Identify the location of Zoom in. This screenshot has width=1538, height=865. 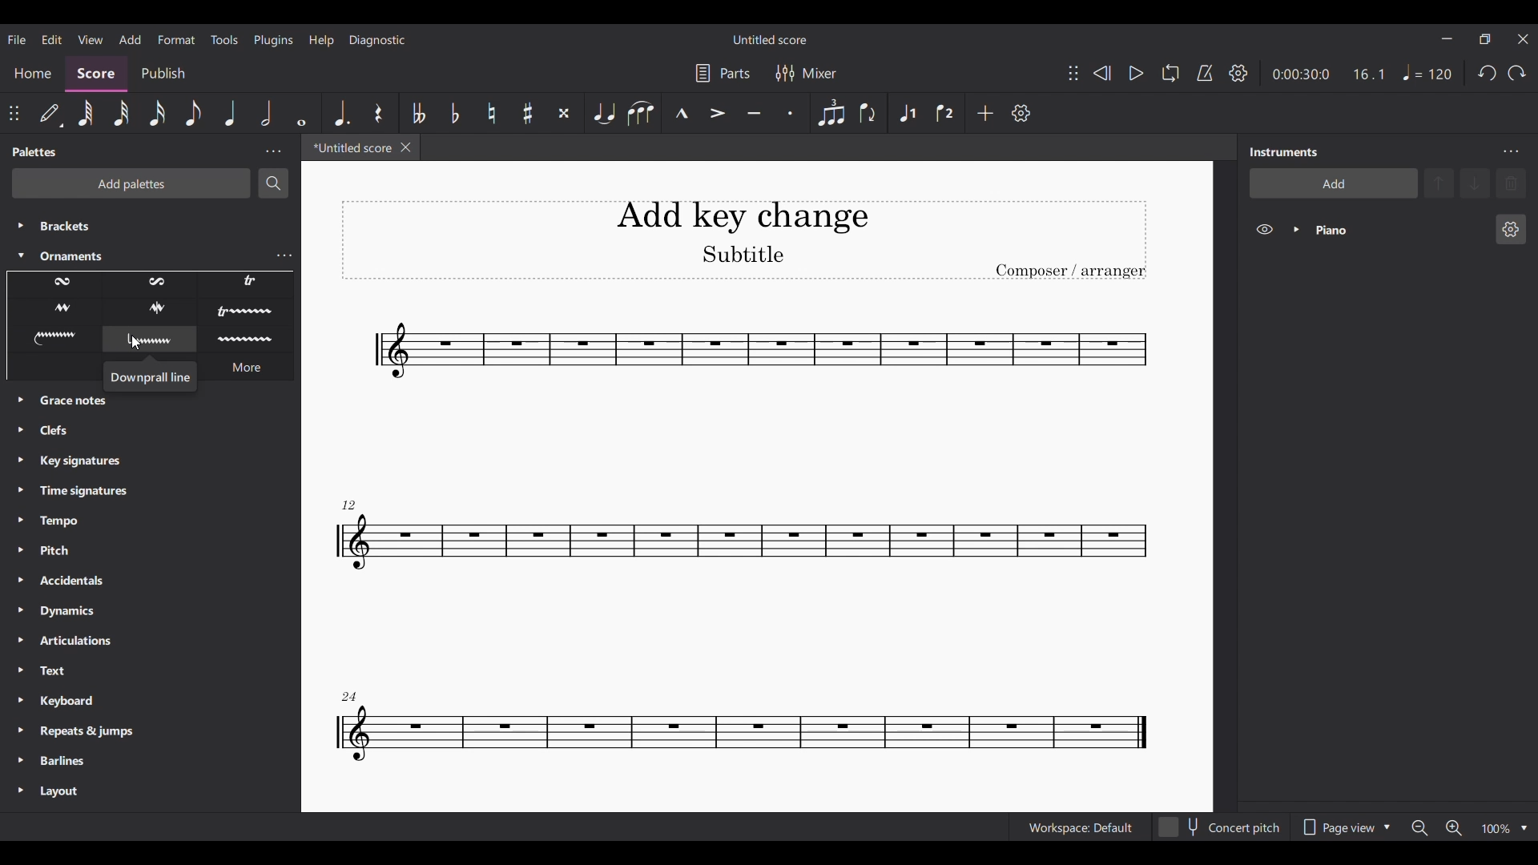
(1454, 828).